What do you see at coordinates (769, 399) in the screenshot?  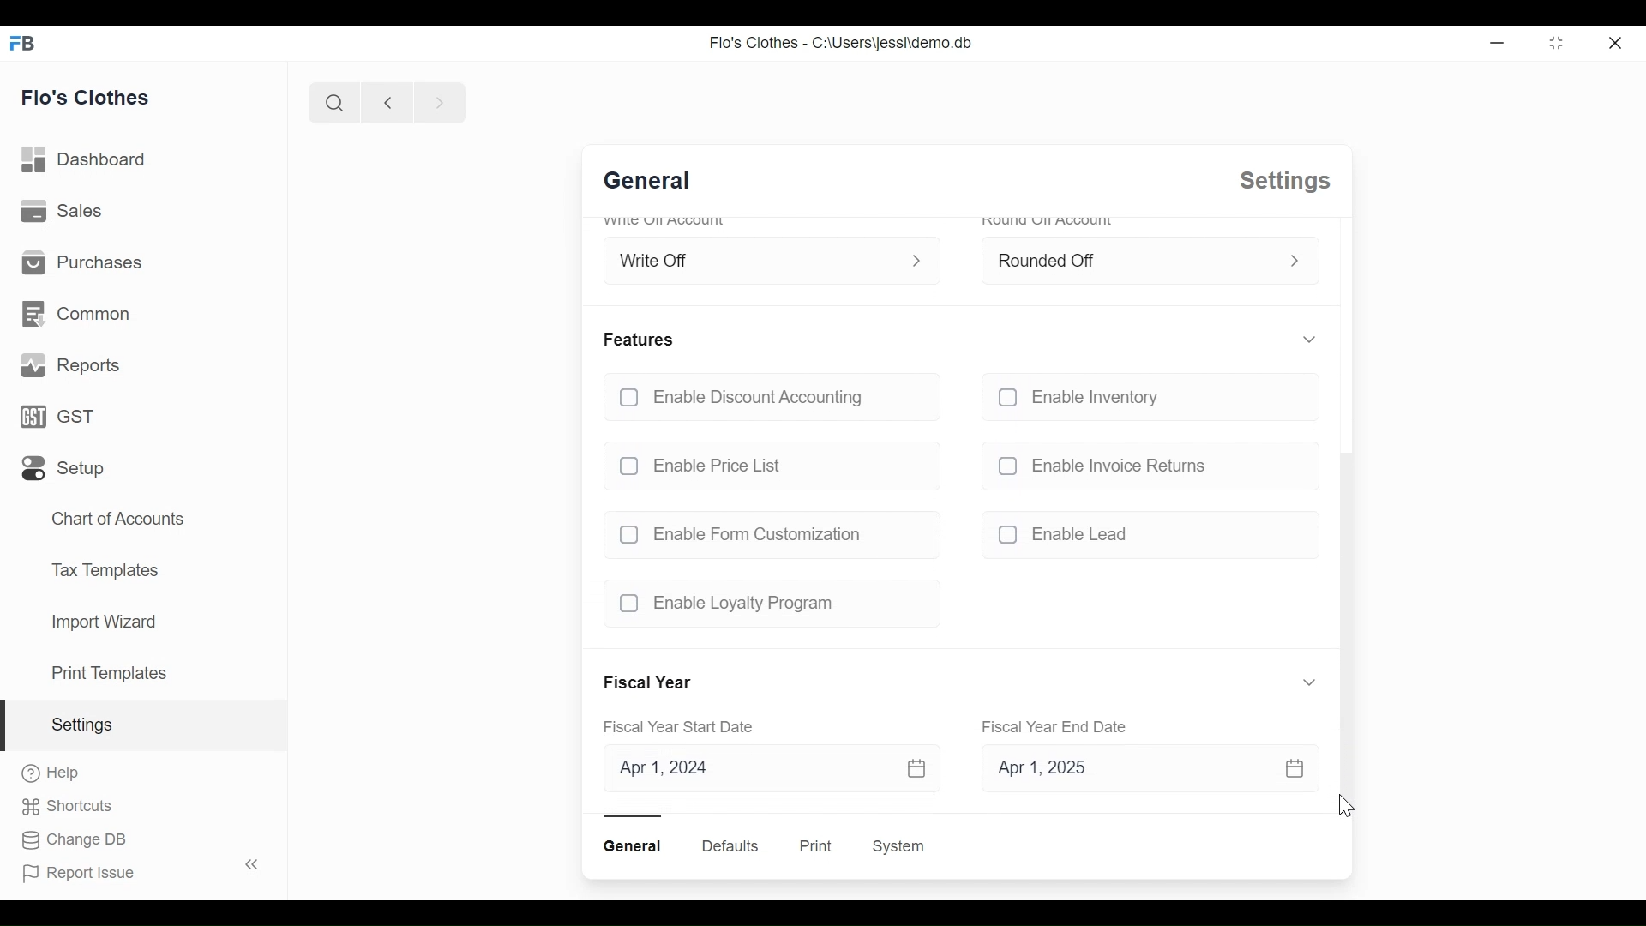 I see `unchecked Enable Discount Accounting` at bounding box center [769, 399].